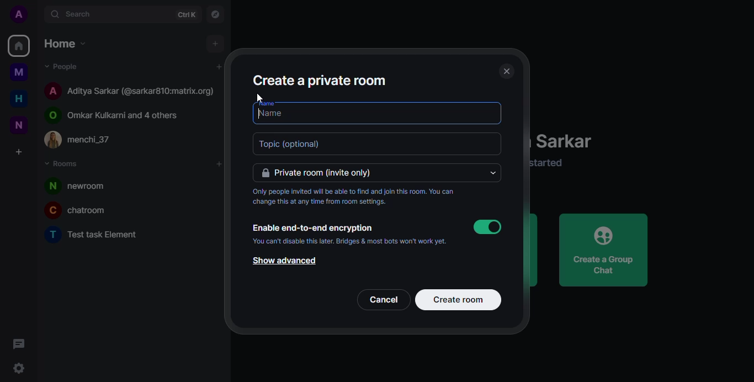  Describe the element at coordinates (17, 125) in the screenshot. I see `new` at that location.